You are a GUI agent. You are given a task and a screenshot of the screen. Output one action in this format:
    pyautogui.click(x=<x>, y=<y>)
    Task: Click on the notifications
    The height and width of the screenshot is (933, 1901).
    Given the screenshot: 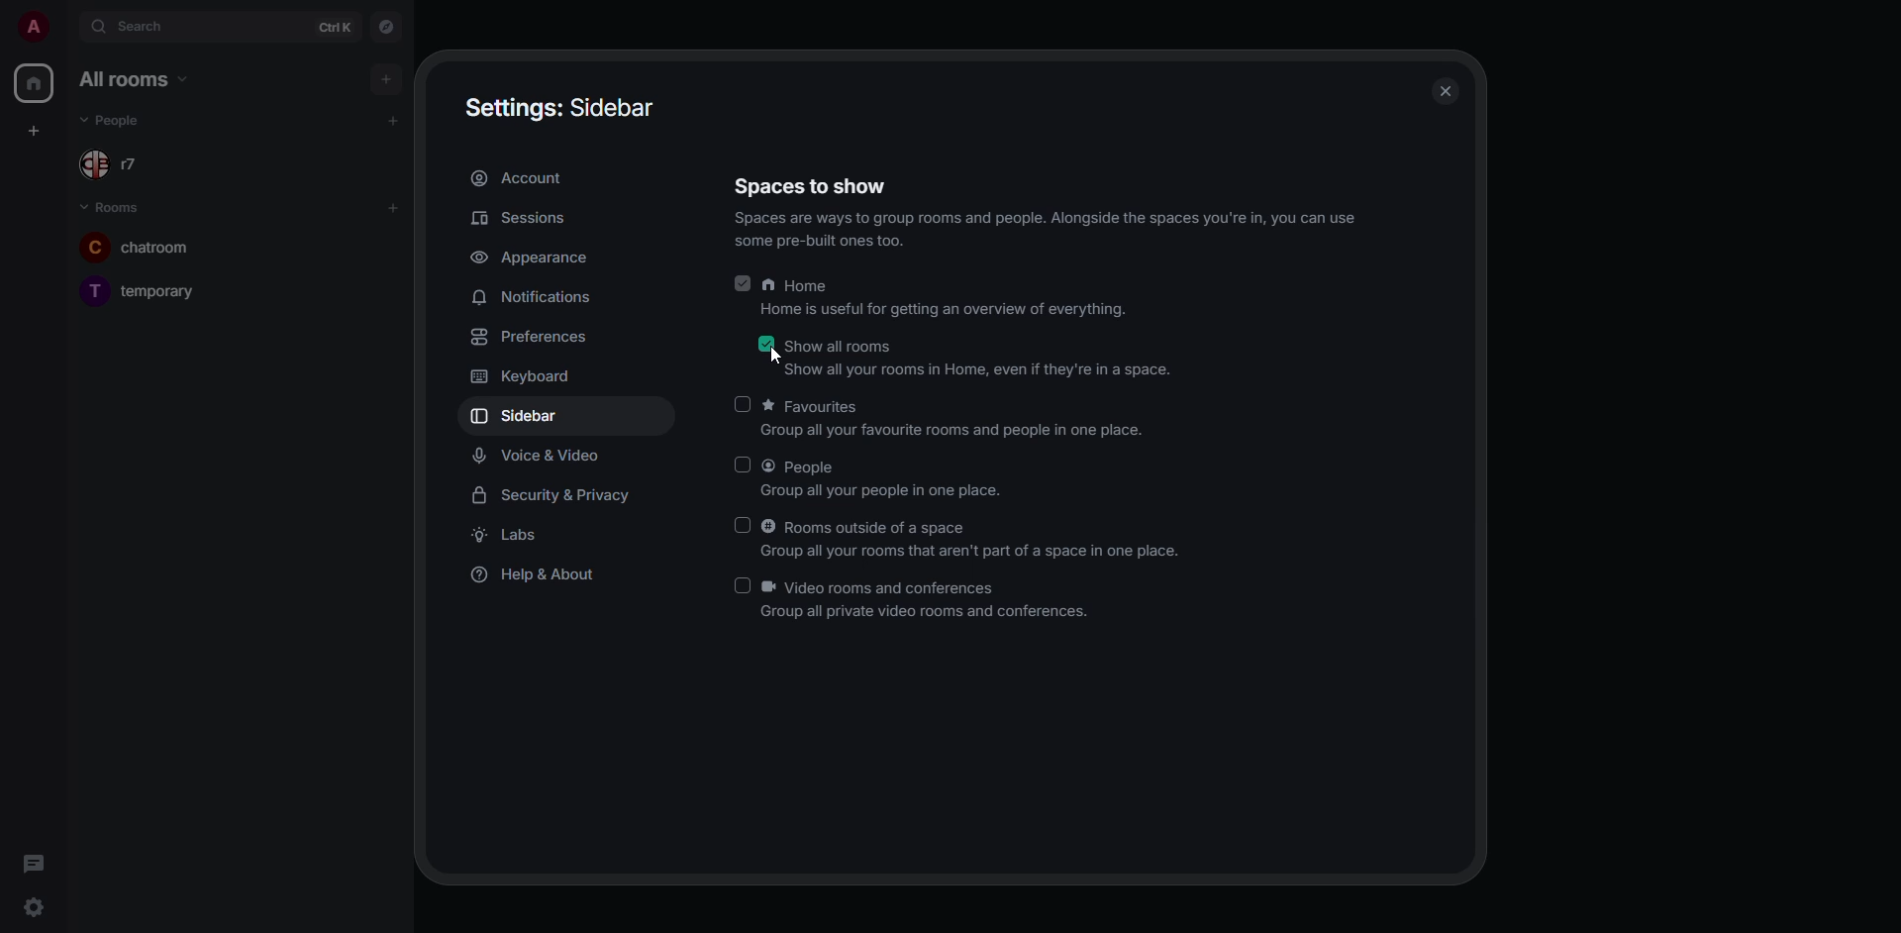 What is the action you would take?
    pyautogui.click(x=535, y=296)
    